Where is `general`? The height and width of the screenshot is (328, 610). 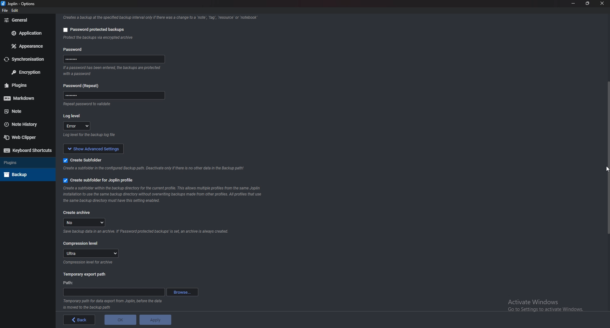 general is located at coordinates (26, 20).